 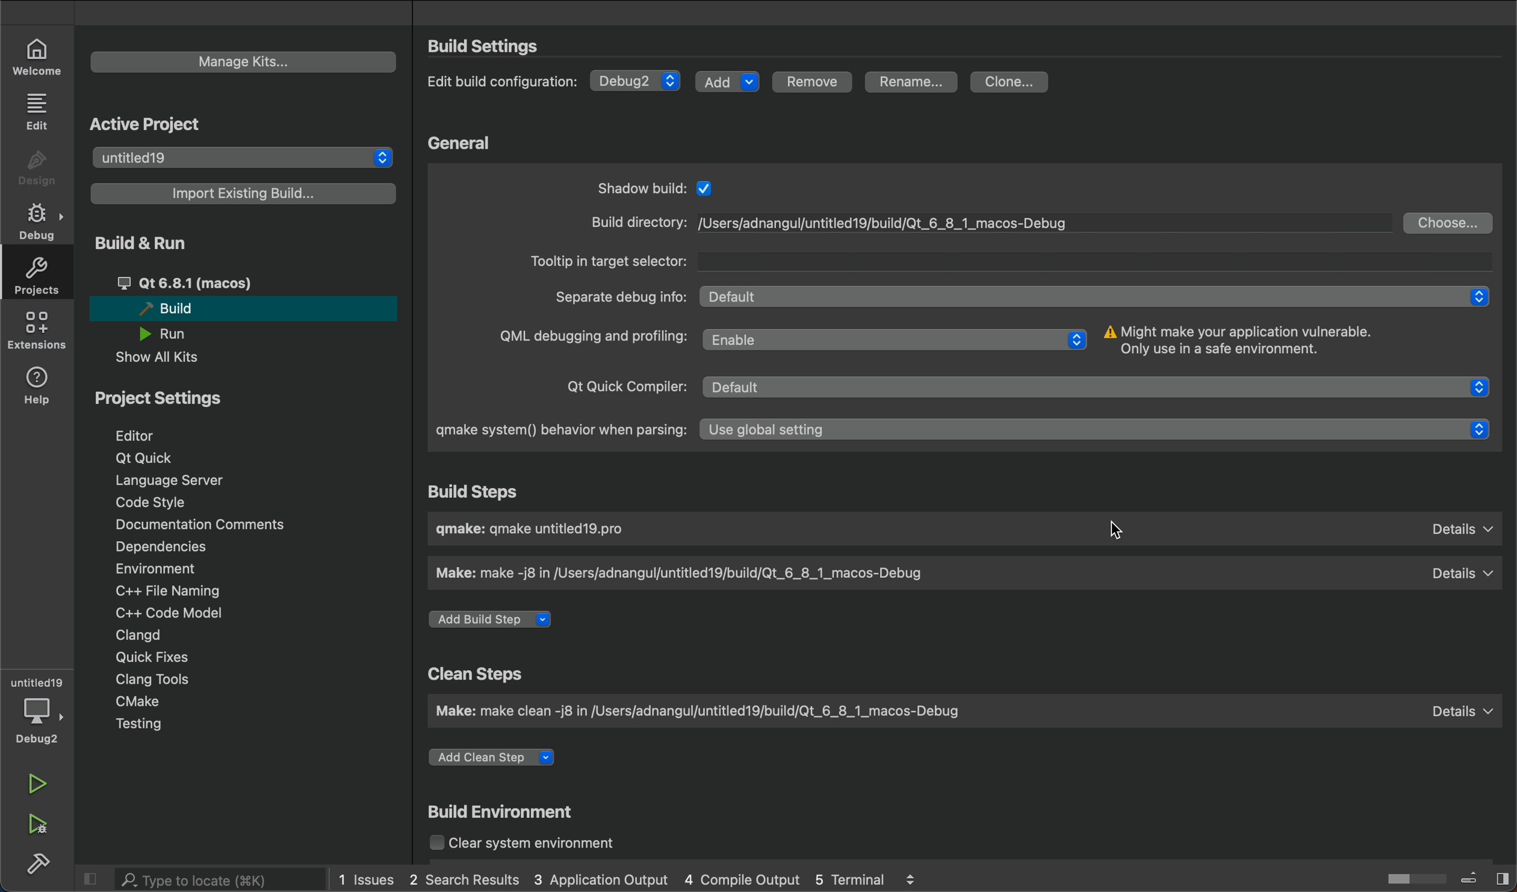 I want to click on qt quick, so click(x=147, y=459).